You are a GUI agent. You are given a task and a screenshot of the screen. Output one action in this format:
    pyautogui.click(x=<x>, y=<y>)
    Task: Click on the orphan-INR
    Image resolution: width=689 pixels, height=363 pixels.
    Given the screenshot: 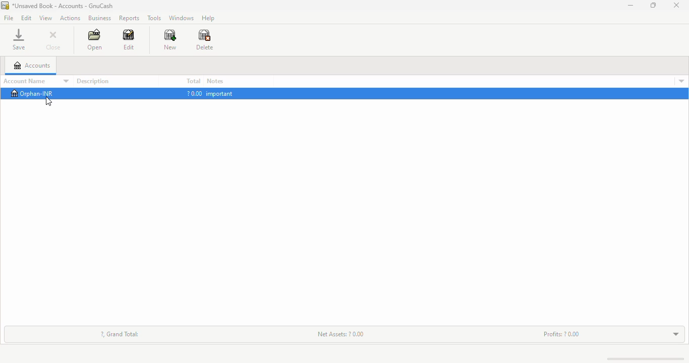 What is the action you would take?
    pyautogui.click(x=31, y=93)
    